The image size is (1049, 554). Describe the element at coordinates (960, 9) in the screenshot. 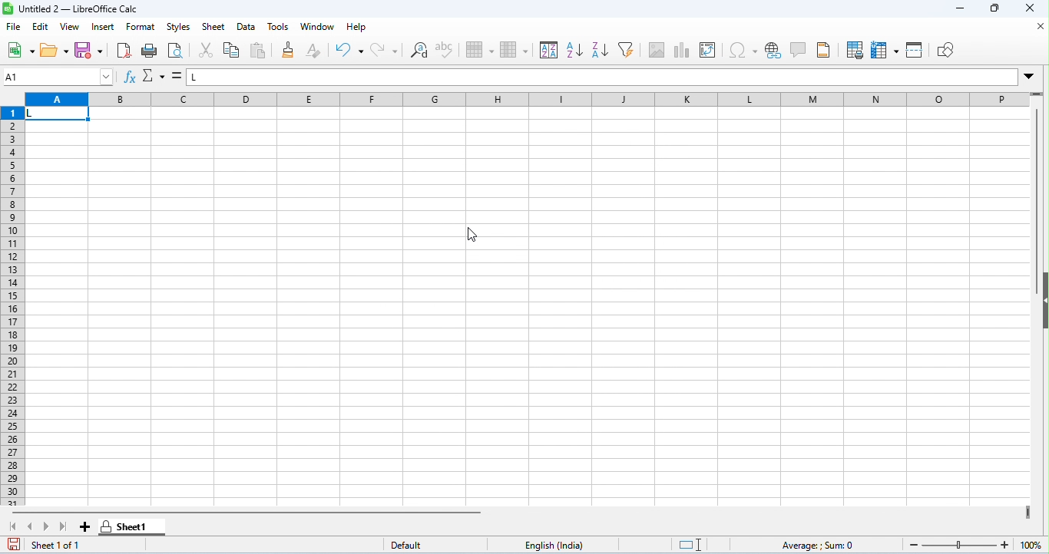

I see `minimize` at that location.